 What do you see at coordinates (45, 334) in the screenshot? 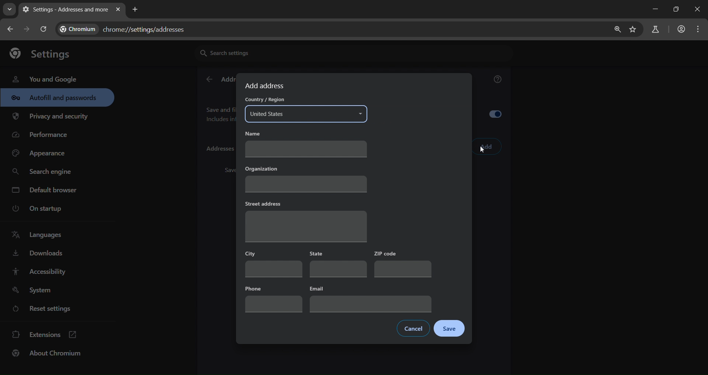
I see `extensions` at bounding box center [45, 334].